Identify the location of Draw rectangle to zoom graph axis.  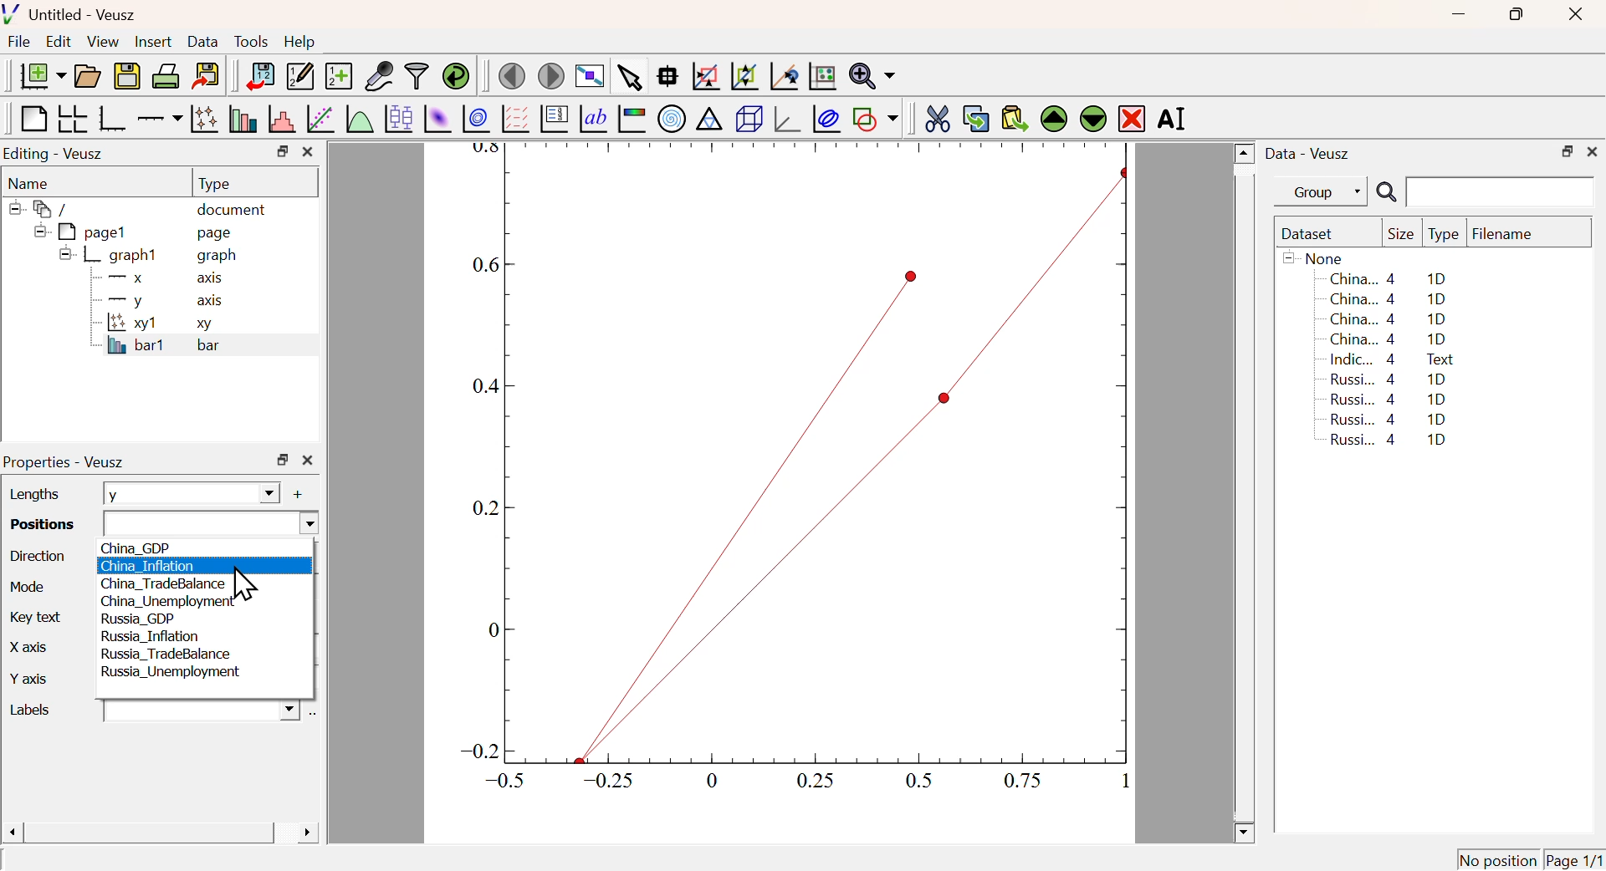
(704, 76).